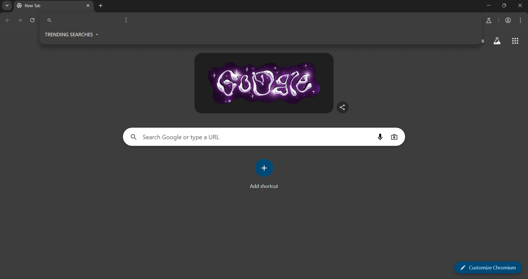 This screenshot has height=279, width=528. Describe the element at coordinates (102, 6) in the screenshot. I see `new tab` at that location.